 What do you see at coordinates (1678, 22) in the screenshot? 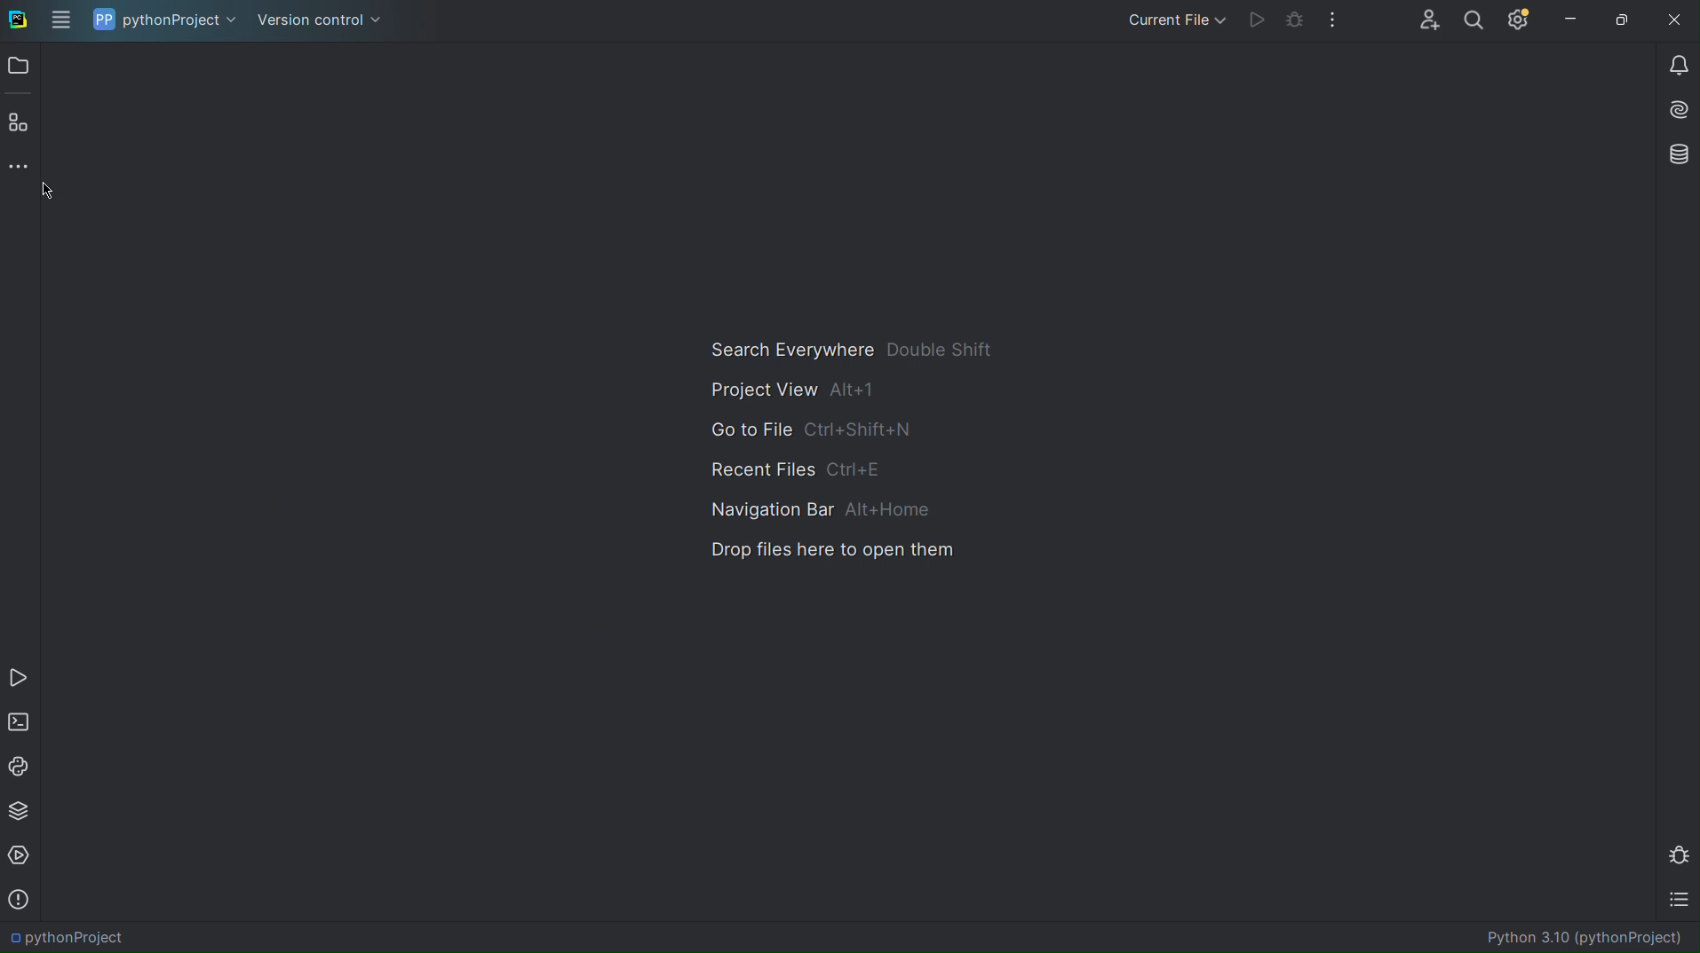
I see `Close` at bounding box center [1678, 22].